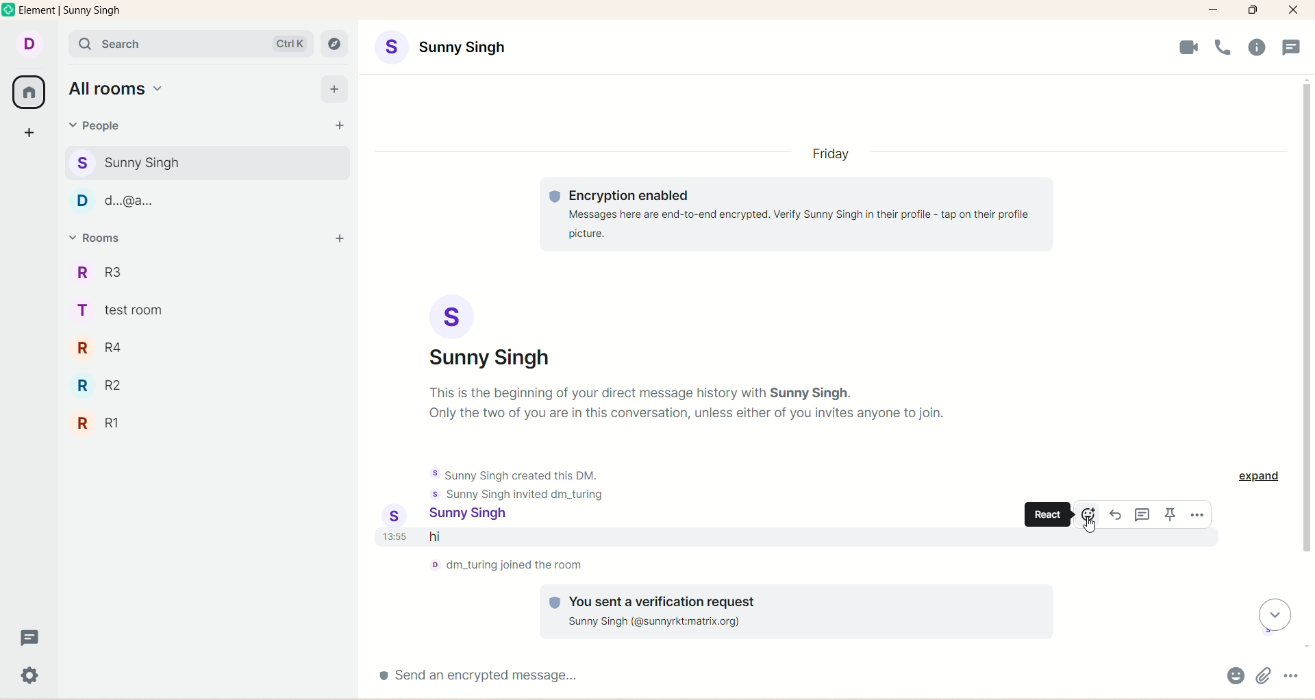 Image resolution: width=1315 pixels, height=700 pixels. Describe the element at coordinates (794, 676) in the screenshot. I see `send message` at that location.